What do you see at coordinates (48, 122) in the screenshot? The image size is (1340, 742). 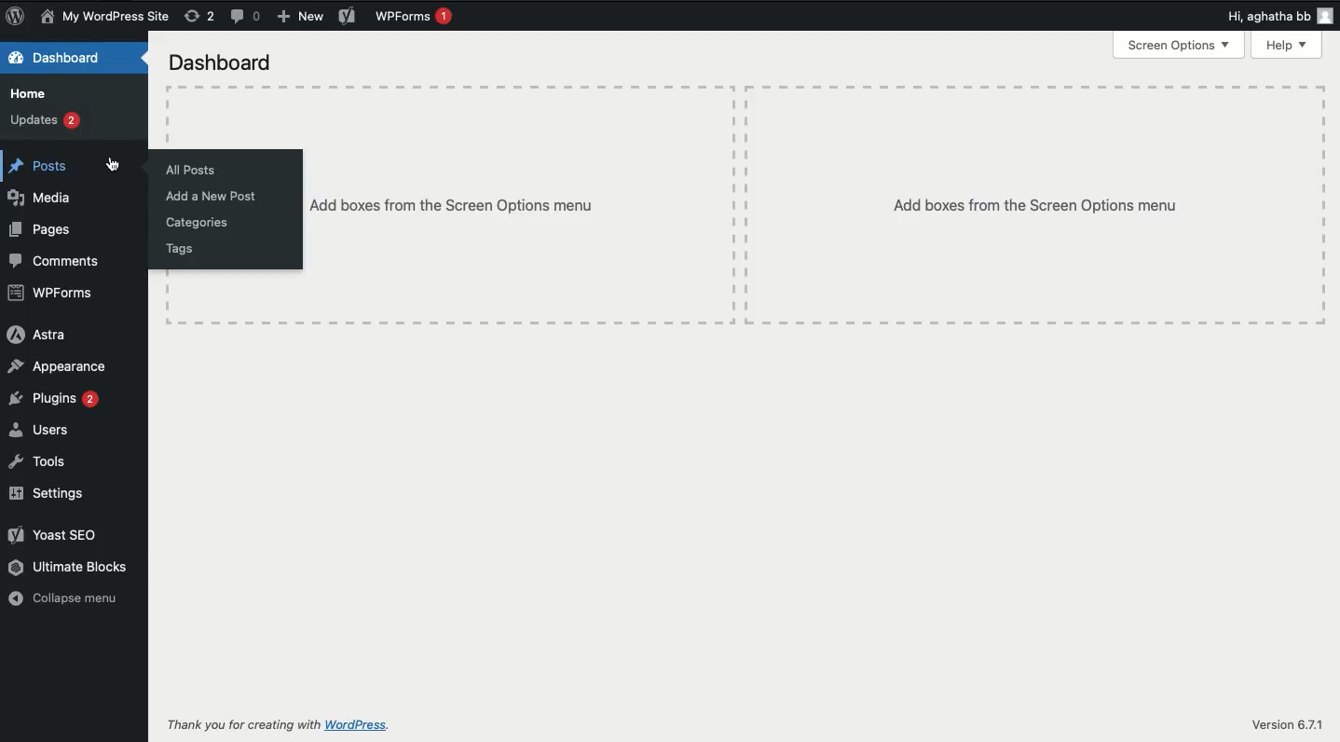 I see `Updates` at bounding box center [48, 122].